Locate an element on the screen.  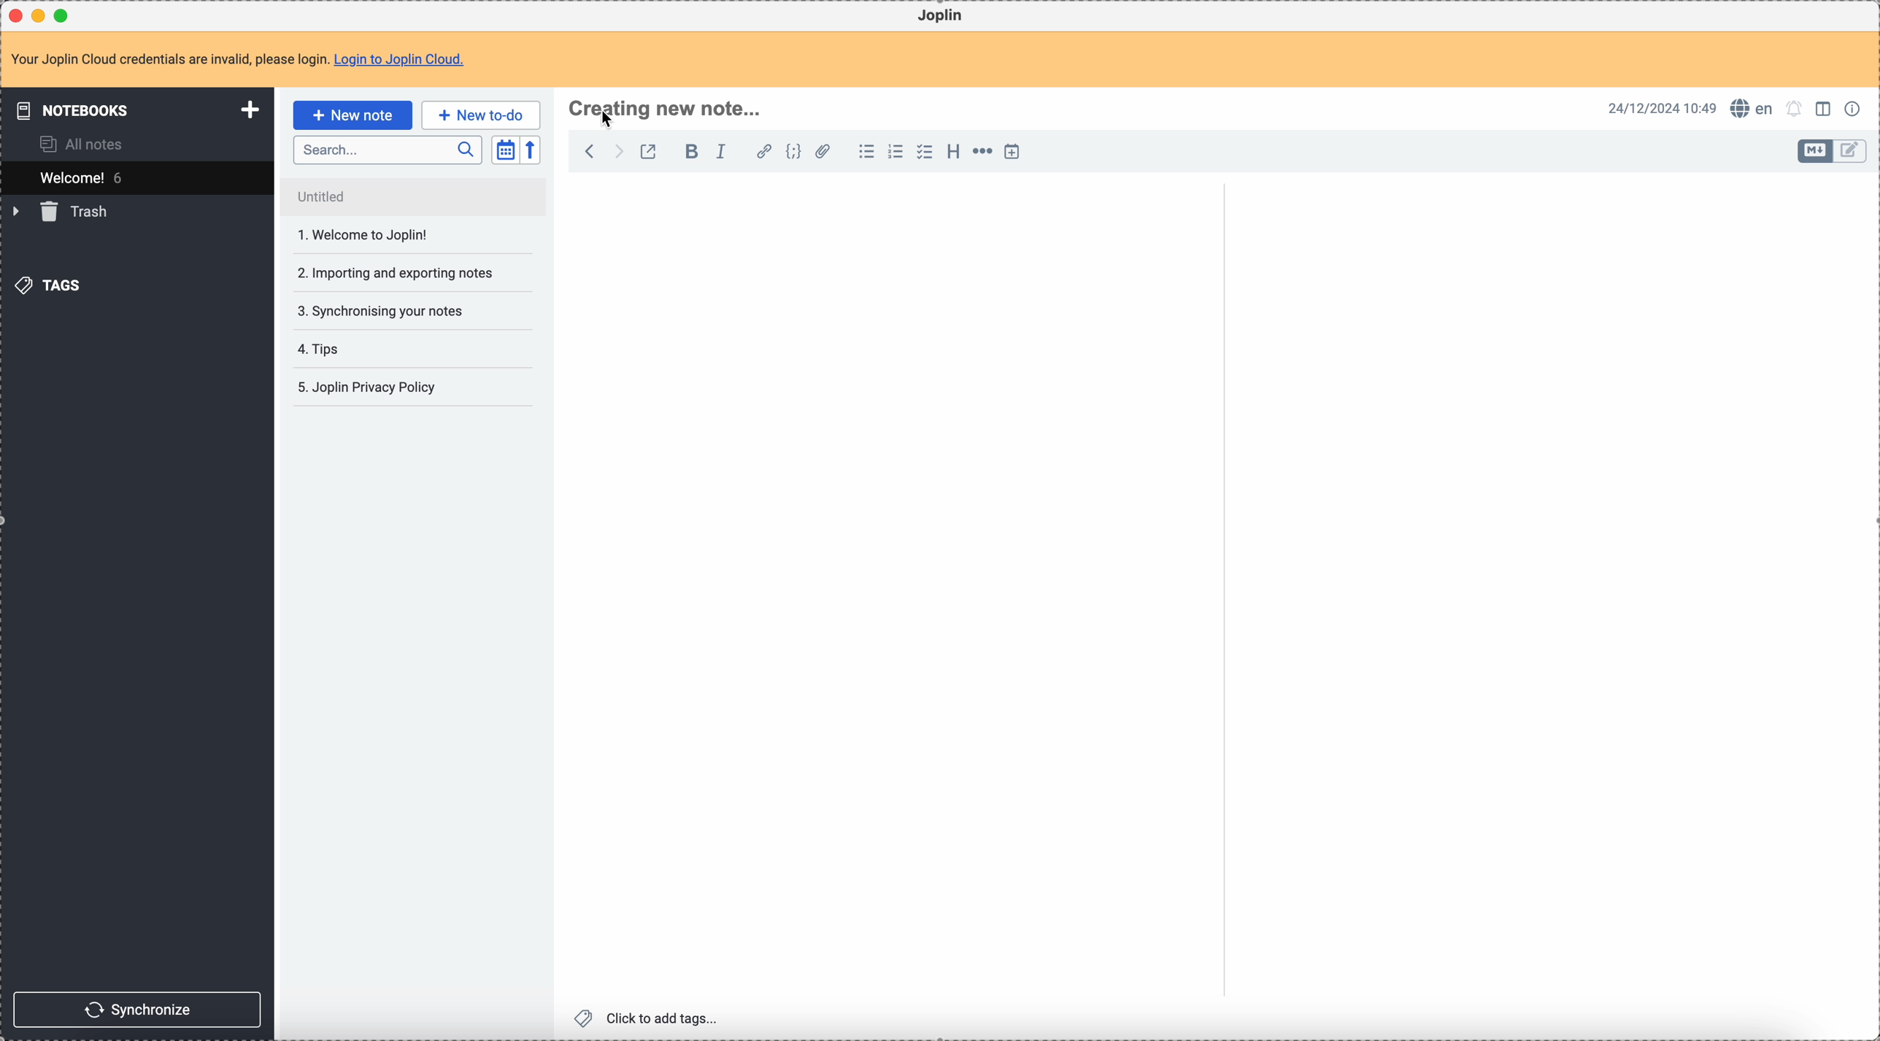
synchronising your notes is located at coordinates (393, 312).